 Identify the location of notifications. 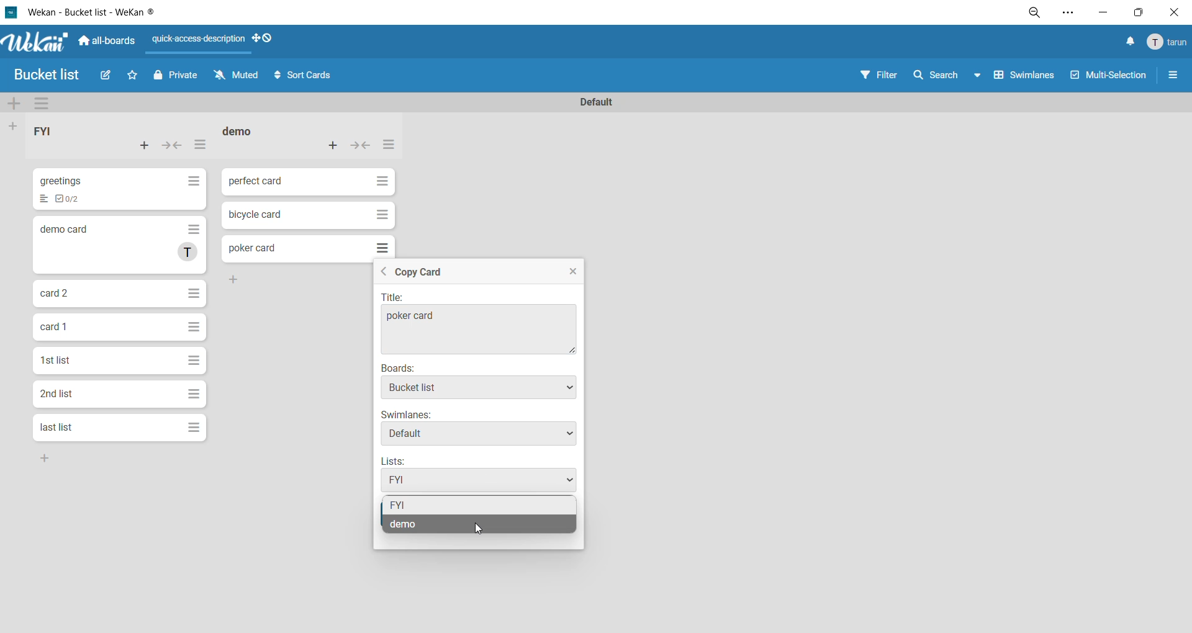
(1127, 42).